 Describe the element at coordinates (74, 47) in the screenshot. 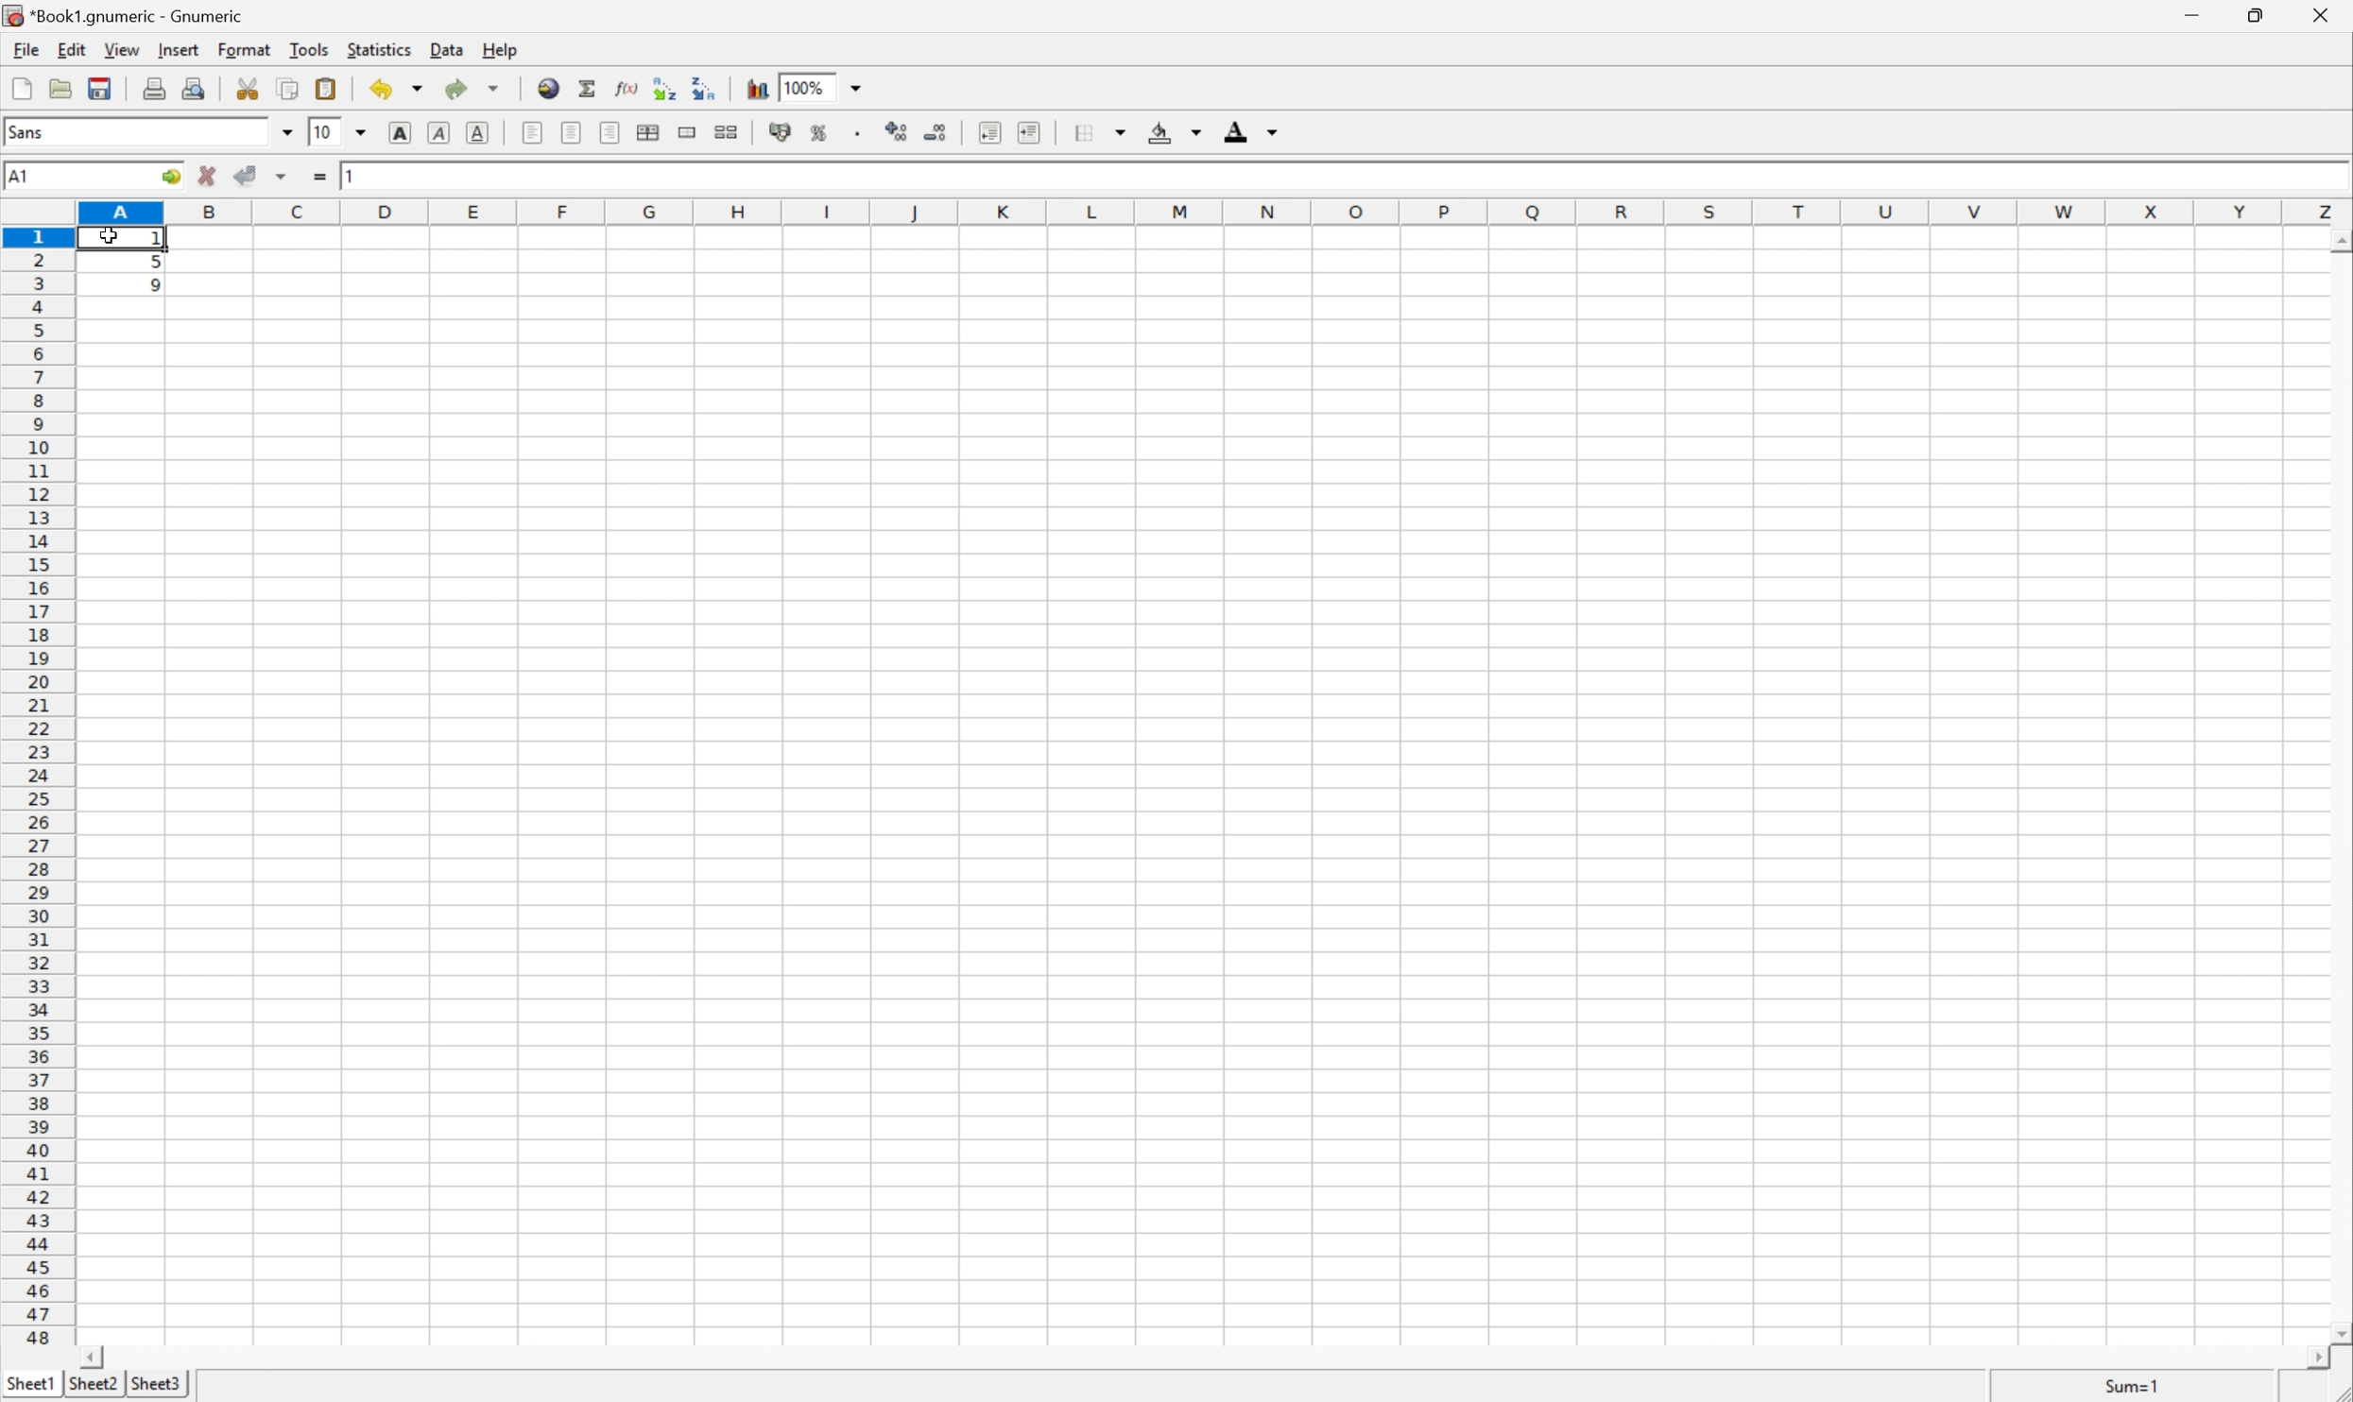

I see `edit` at that location.